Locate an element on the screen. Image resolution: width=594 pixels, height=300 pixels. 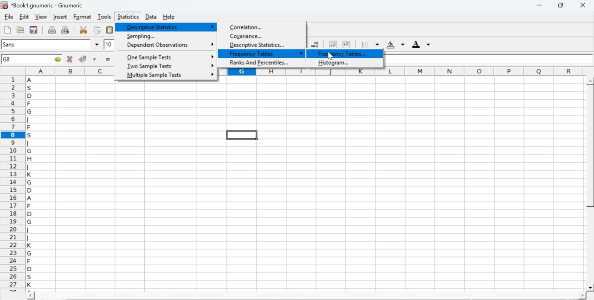
accept changes across selection is located at coordinates (94, 59).